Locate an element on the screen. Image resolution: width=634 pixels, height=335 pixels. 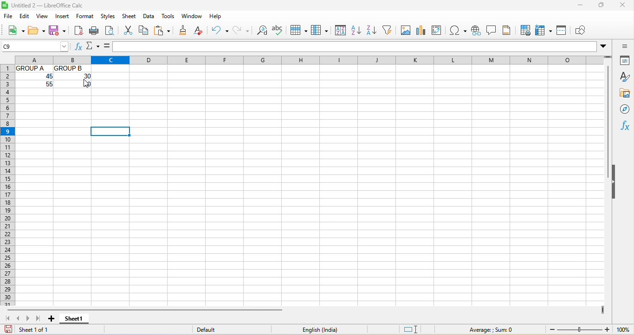
name box is located at coordinates (34, 46).